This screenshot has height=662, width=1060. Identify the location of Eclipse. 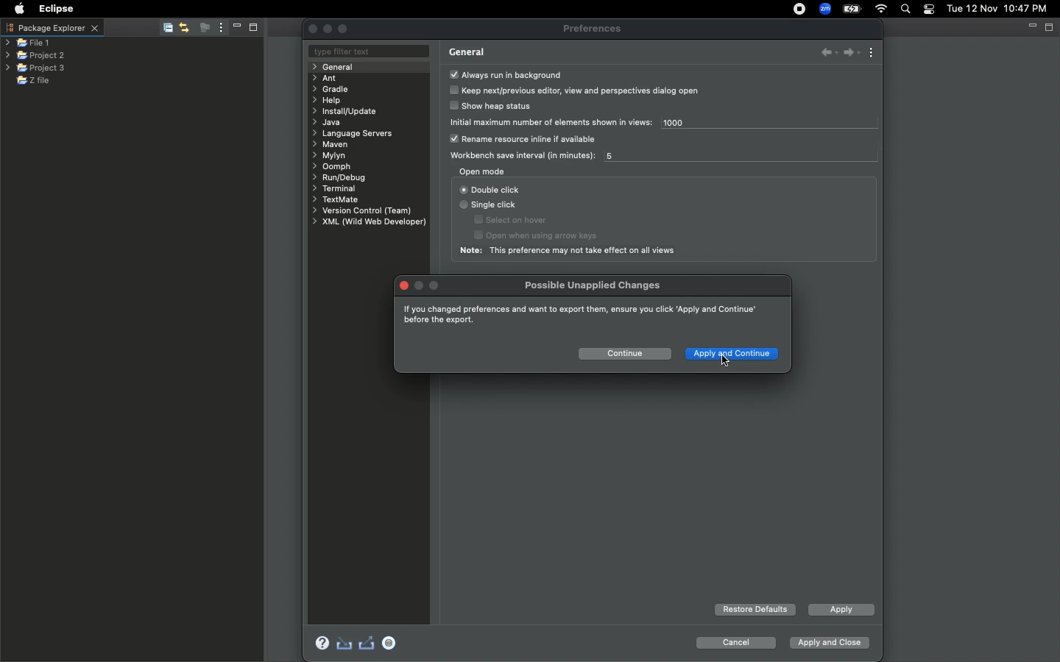
(57, 10).